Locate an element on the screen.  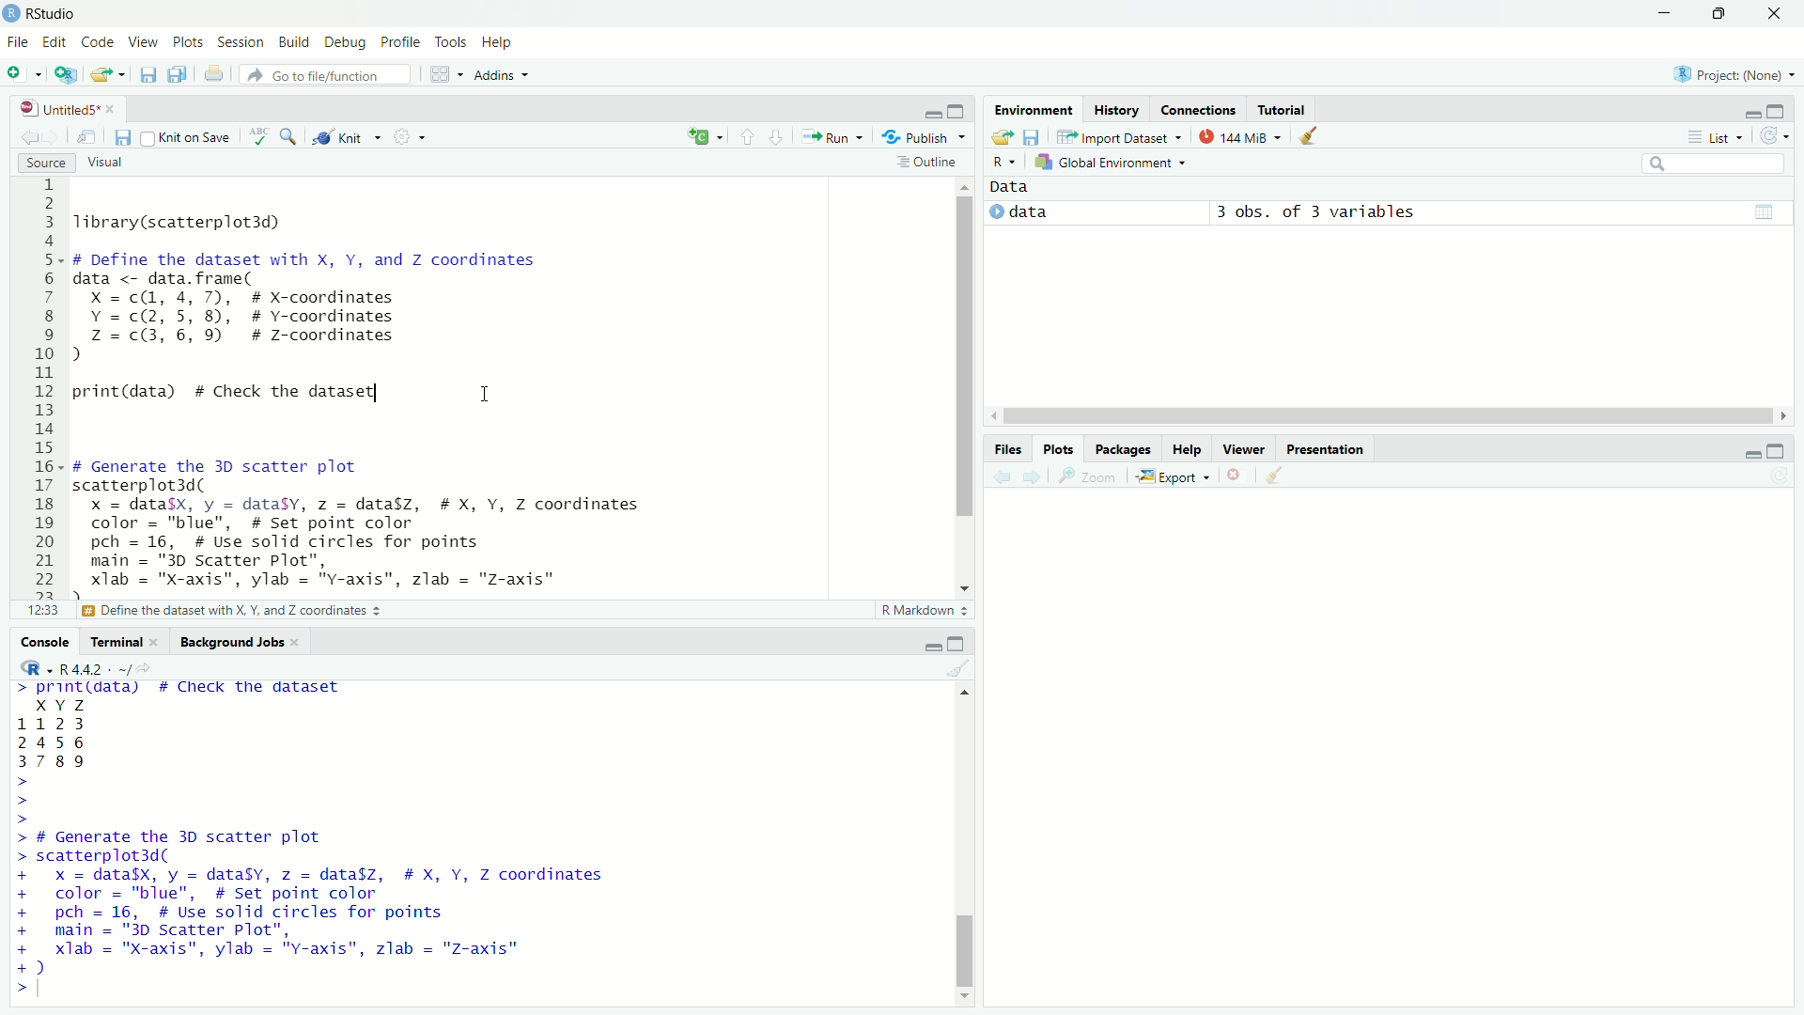
data is located at coordinates (1012, 187).